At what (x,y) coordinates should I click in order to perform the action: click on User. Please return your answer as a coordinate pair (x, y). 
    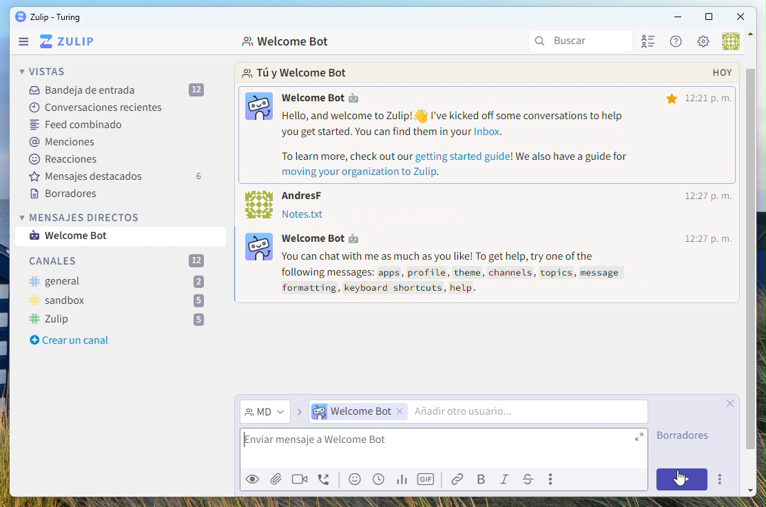
    Looking at the image, I should click on (730, 42).